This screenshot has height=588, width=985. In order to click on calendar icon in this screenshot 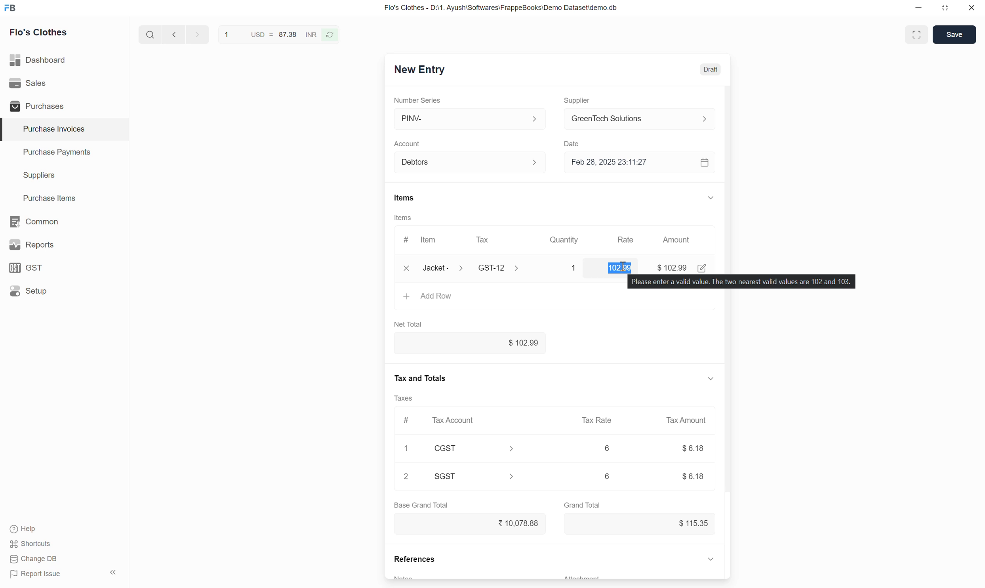, I will do `click(706, 162)`.